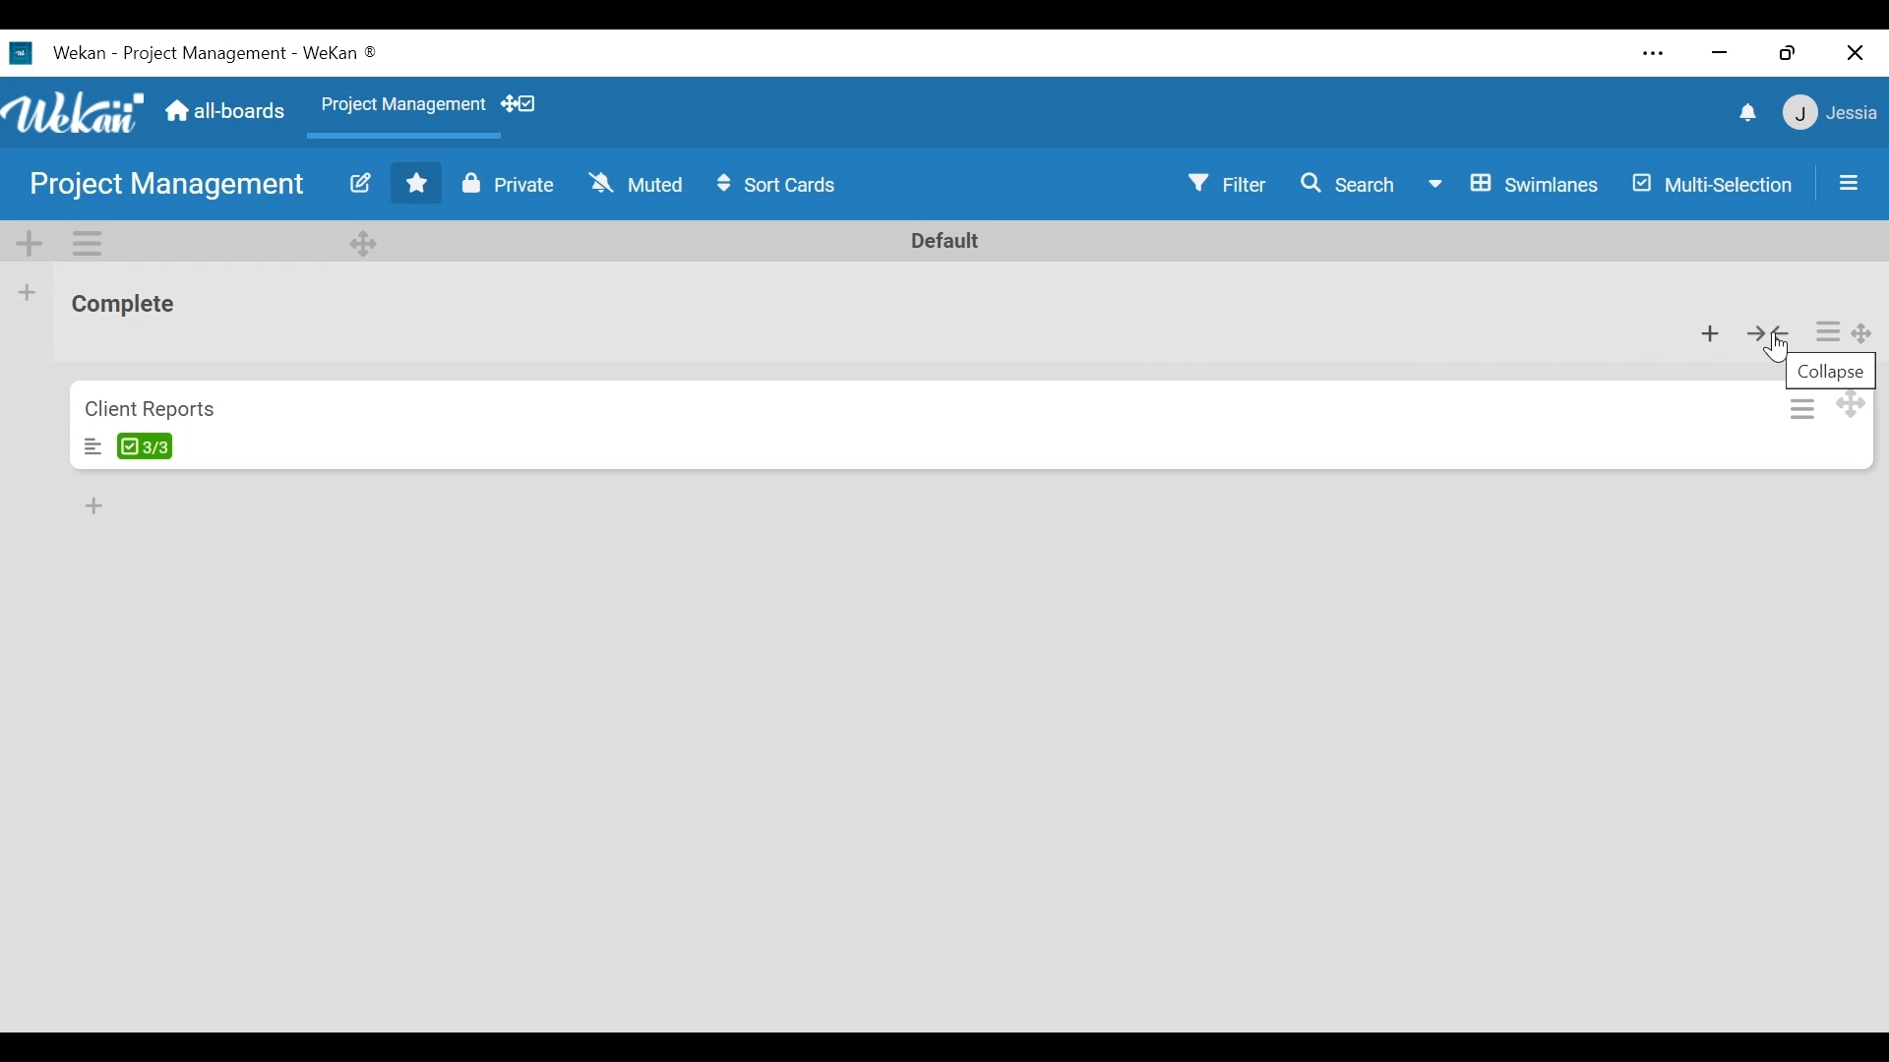  Describe the element at coordinates (29, 242) in the screenshot. I see `Add Swimlane` at that location.